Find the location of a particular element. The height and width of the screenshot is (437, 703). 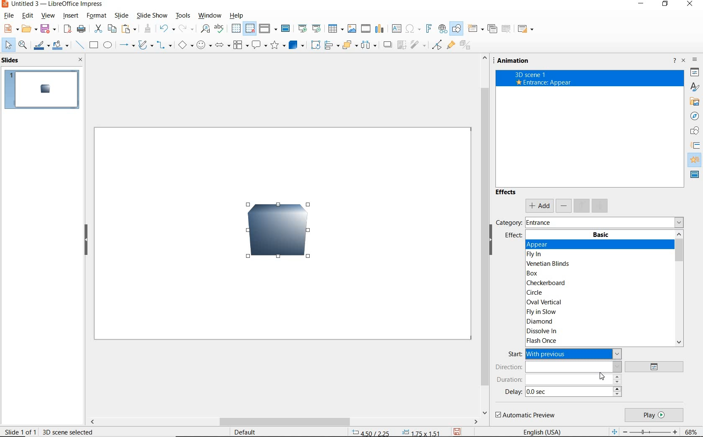

file is located at coordinates (9, 15).